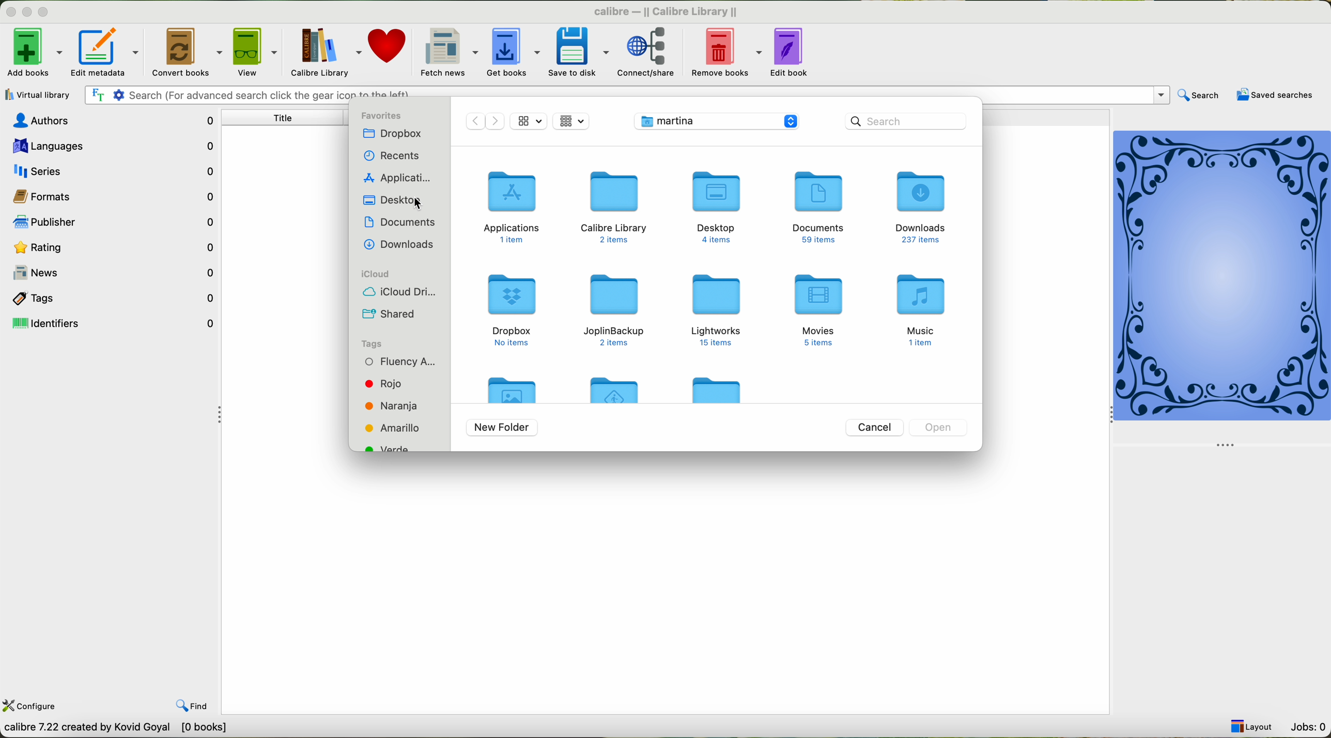  Describe the element at coordinates (717, 208) in the screenshot. I see `desktop folder` at that location.